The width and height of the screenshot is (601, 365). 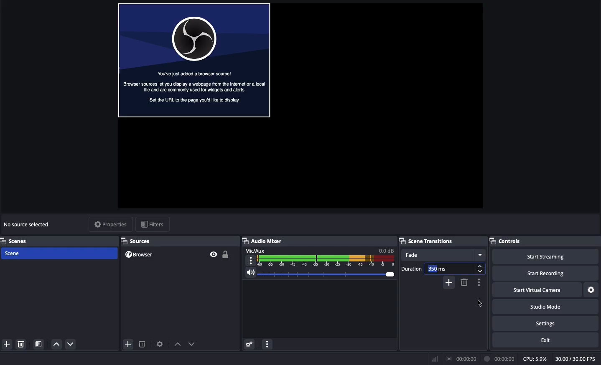 What do you see at coordinates (26, 224) in the screenshot?
I see `No source selected` at bounding box center [26, 224].